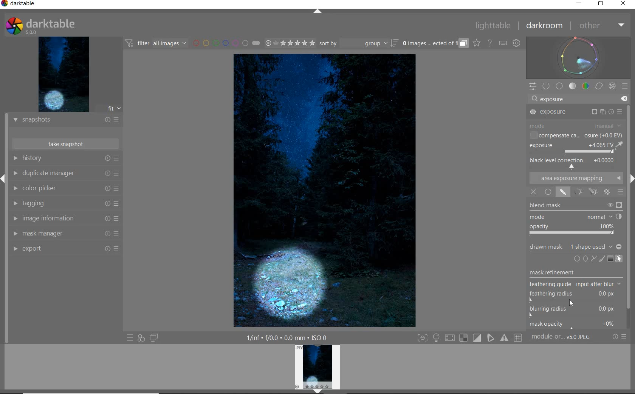  What do you see at coordinates (317, 369) in the screenshot?
I see `IMAGE PREVIEW` at bounding box center [317, 369].